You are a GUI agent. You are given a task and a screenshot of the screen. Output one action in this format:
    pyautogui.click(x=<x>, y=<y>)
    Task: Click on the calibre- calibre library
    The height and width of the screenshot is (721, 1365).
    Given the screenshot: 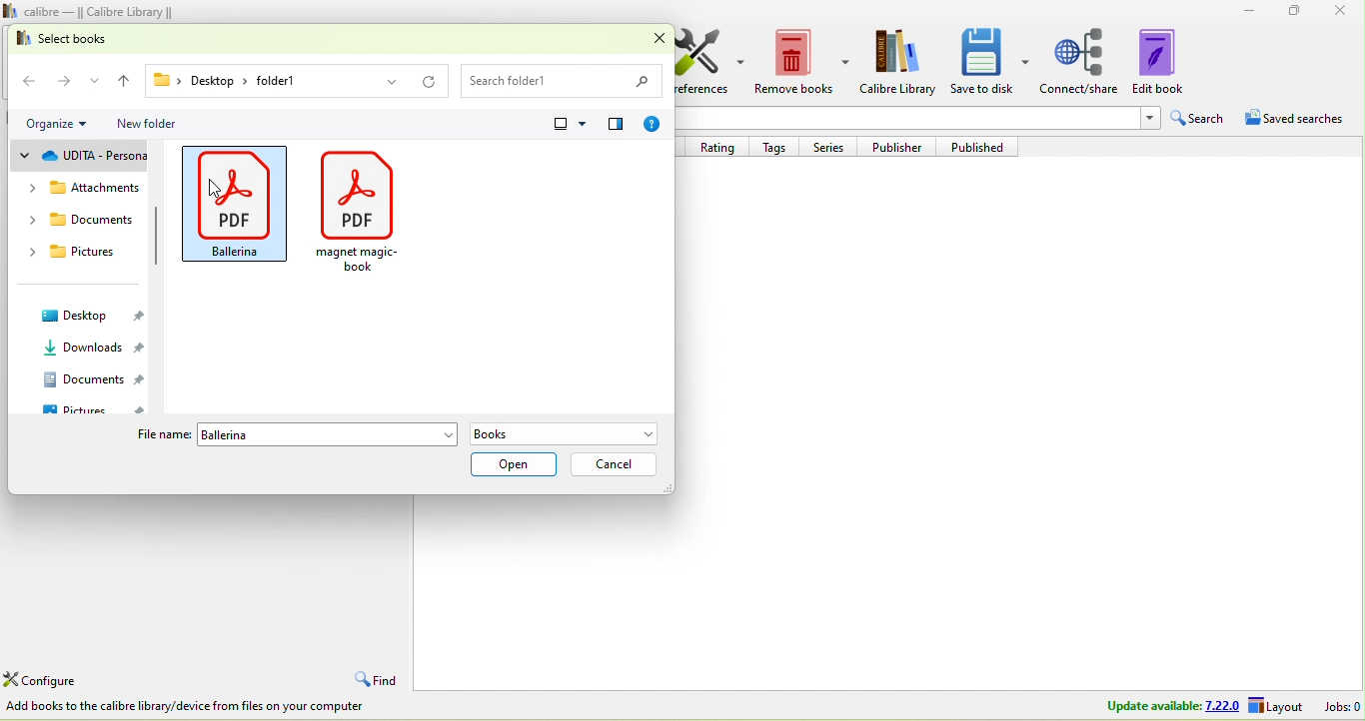 What is the action you would take?
    pyautogui.click(x=105, y=11)
    